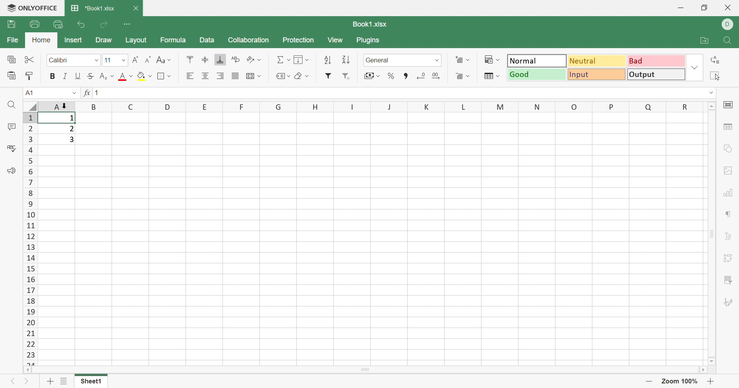 This screenshot has height=388, width=739. I want to click on ONLYOFFICE, so click(40, 7).